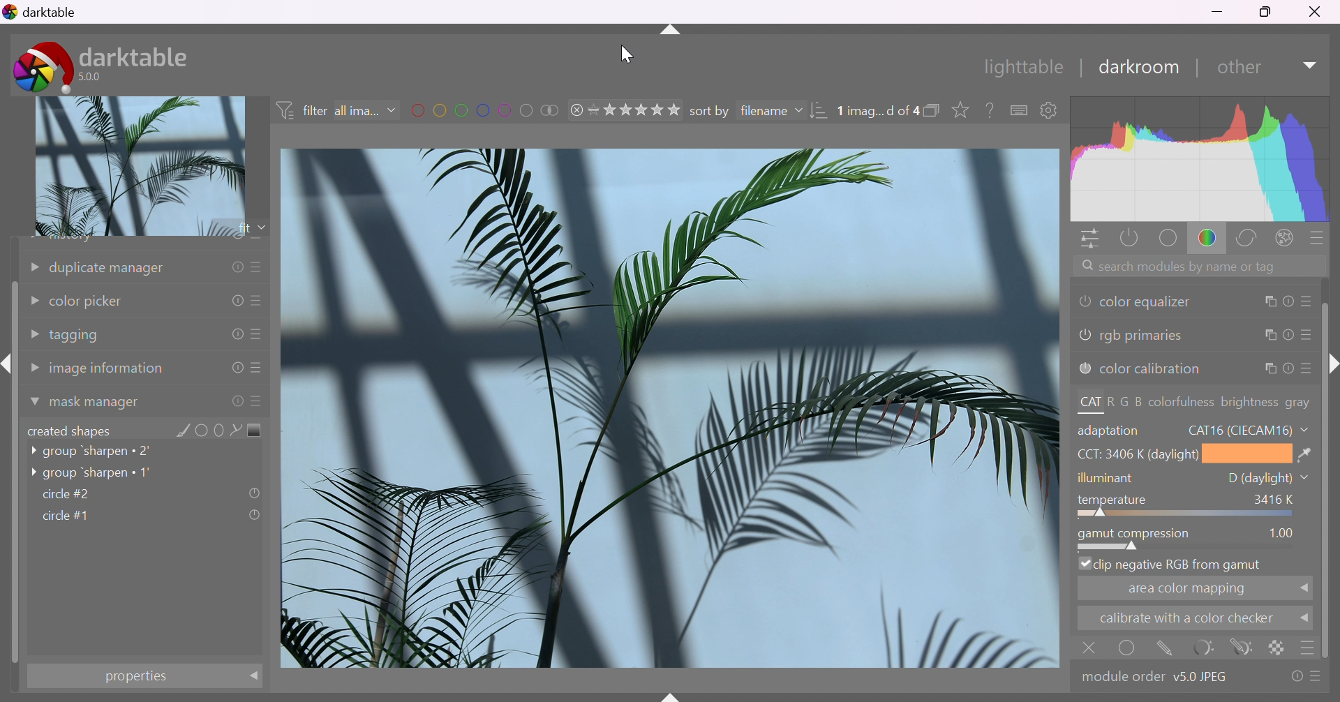  What do you see at coordinates (1193, 368) in the screenshot?
I see `color calibration` at bounding box center [1193, 368].